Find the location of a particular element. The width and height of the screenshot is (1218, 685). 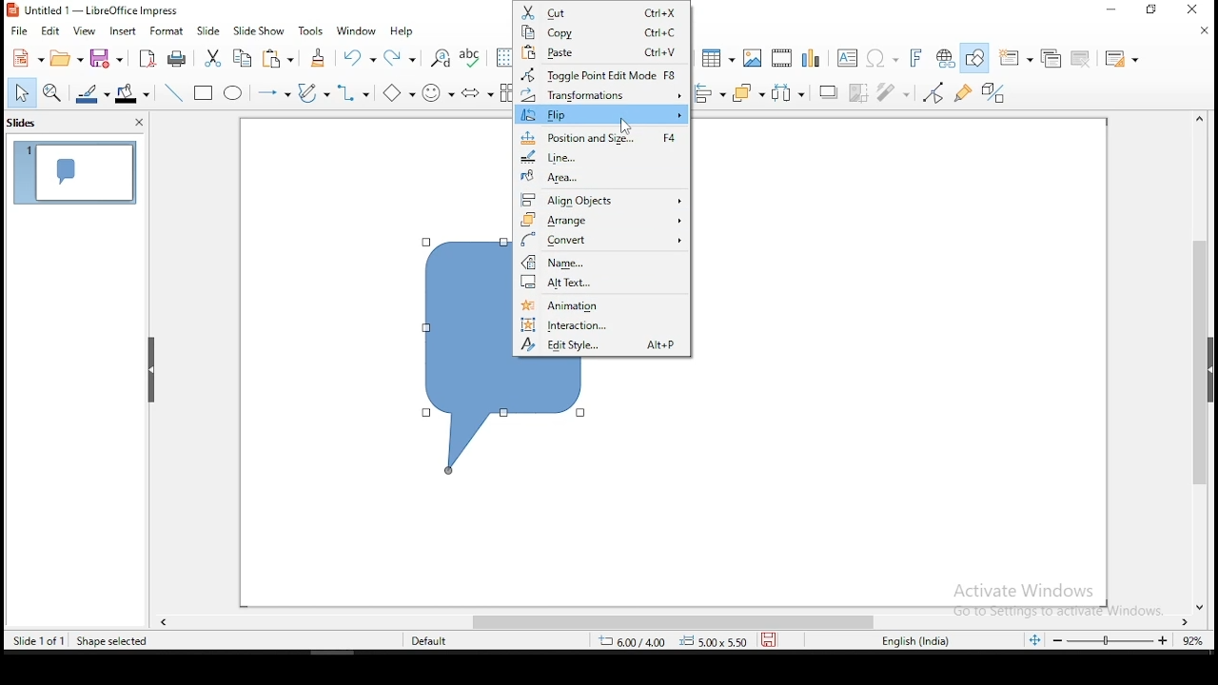

minimize is located at coordinates (1154, 10).